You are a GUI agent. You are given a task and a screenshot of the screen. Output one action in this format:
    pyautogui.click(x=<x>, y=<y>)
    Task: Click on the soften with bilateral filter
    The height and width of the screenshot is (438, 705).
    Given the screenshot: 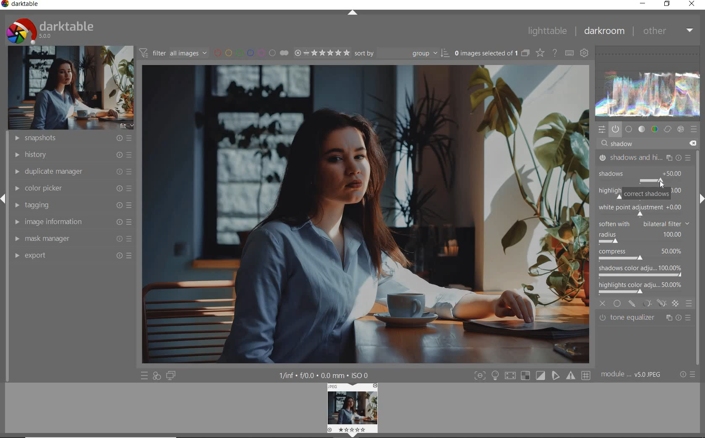 What is the action you would take?
    pyautogui.click(x=643, y=223)
    